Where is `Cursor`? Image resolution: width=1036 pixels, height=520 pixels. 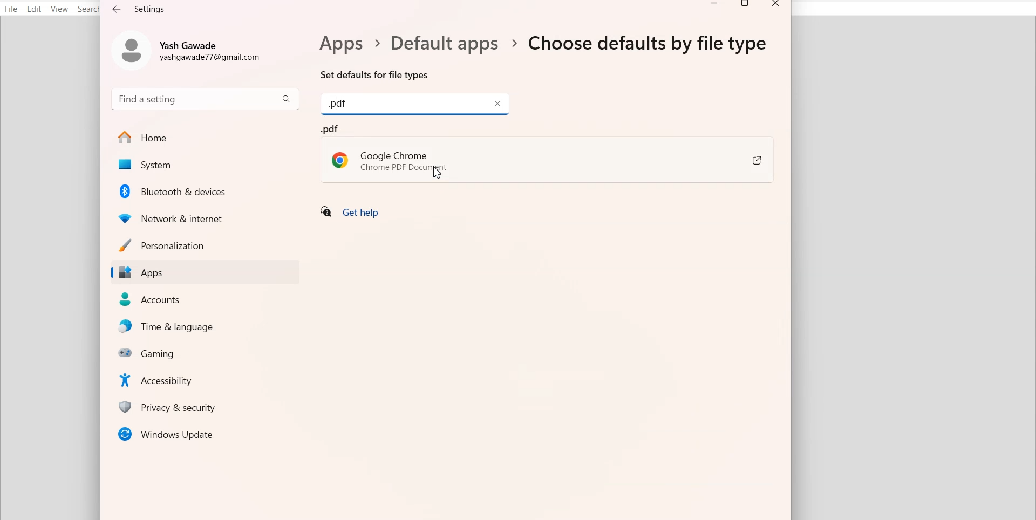 Cursor is located at coordinates (437, 173).